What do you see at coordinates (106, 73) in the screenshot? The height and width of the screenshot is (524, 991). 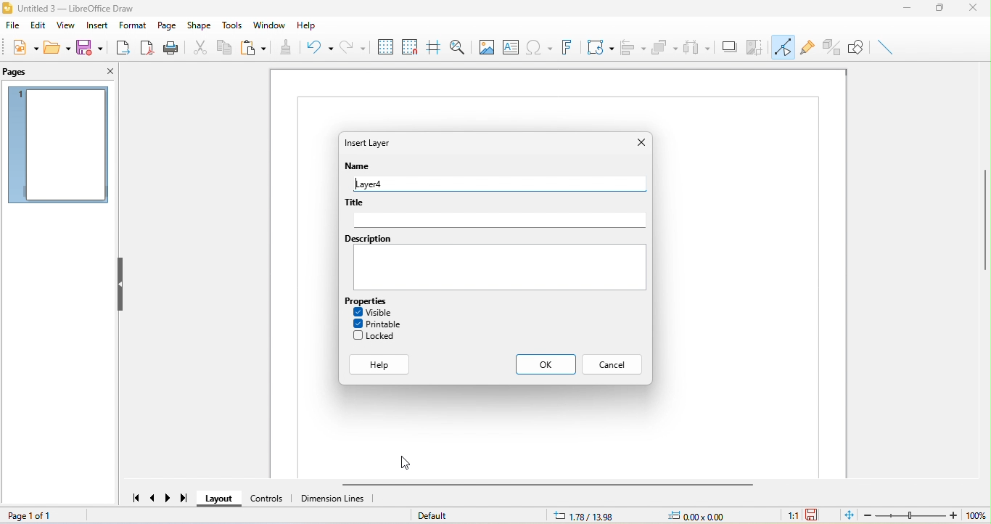 I see `close` at bounding box center [106, 73].